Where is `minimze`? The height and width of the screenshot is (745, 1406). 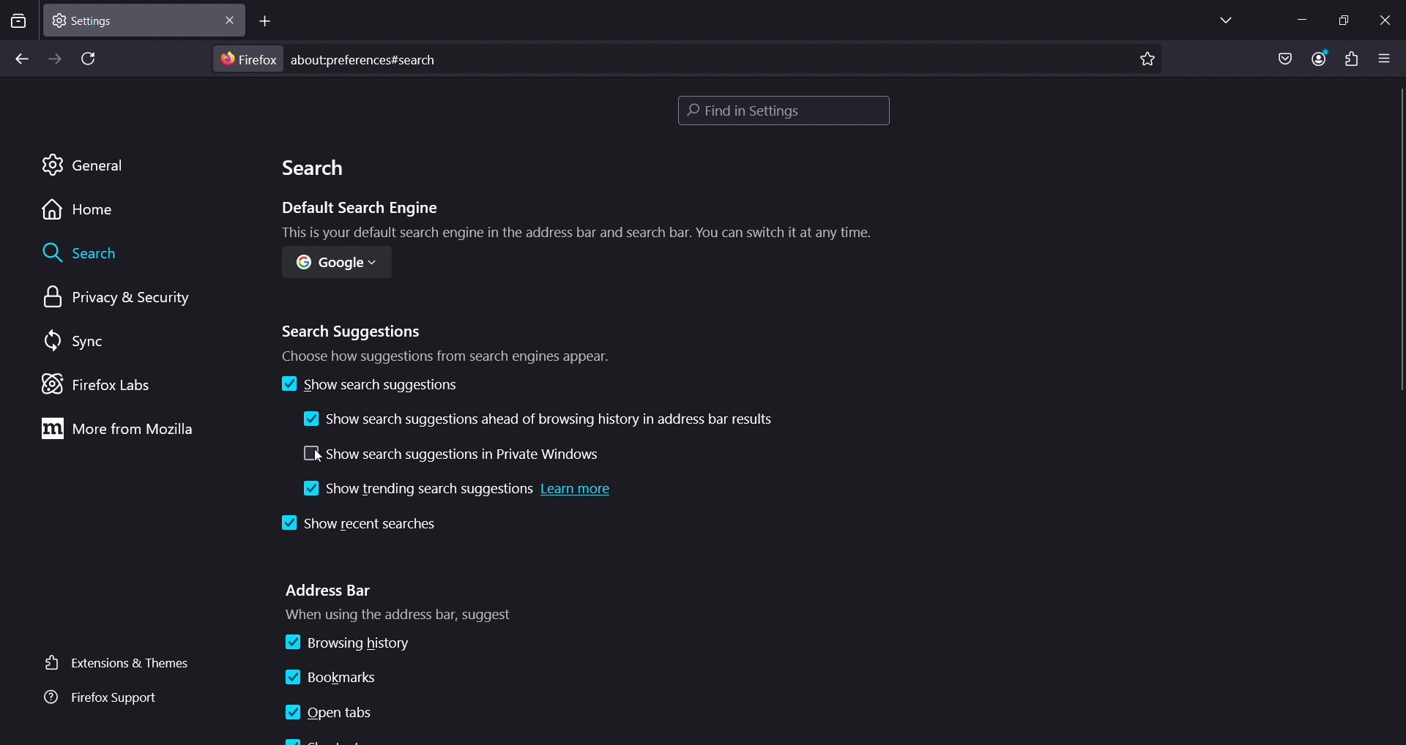 minimze is located at coordinates (1300, 19).